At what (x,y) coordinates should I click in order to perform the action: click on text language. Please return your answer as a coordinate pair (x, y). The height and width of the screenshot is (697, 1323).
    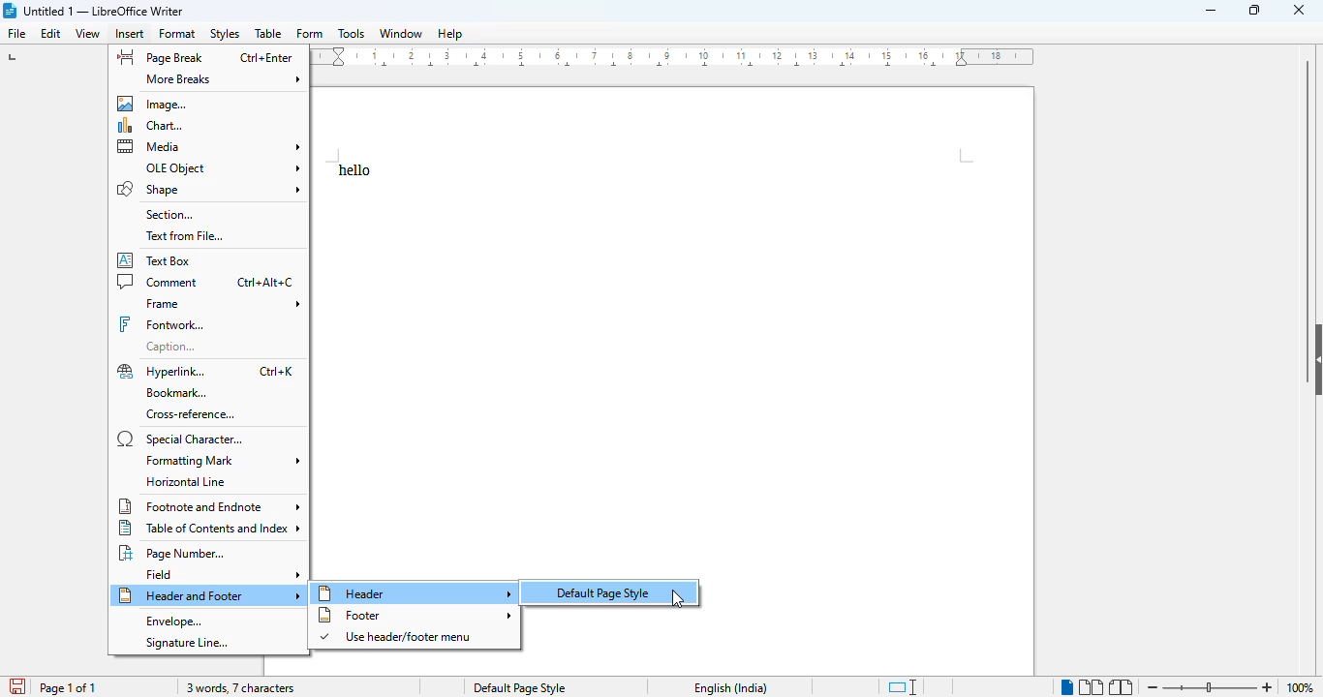
    Looking at the image, I should click on (731, 688).